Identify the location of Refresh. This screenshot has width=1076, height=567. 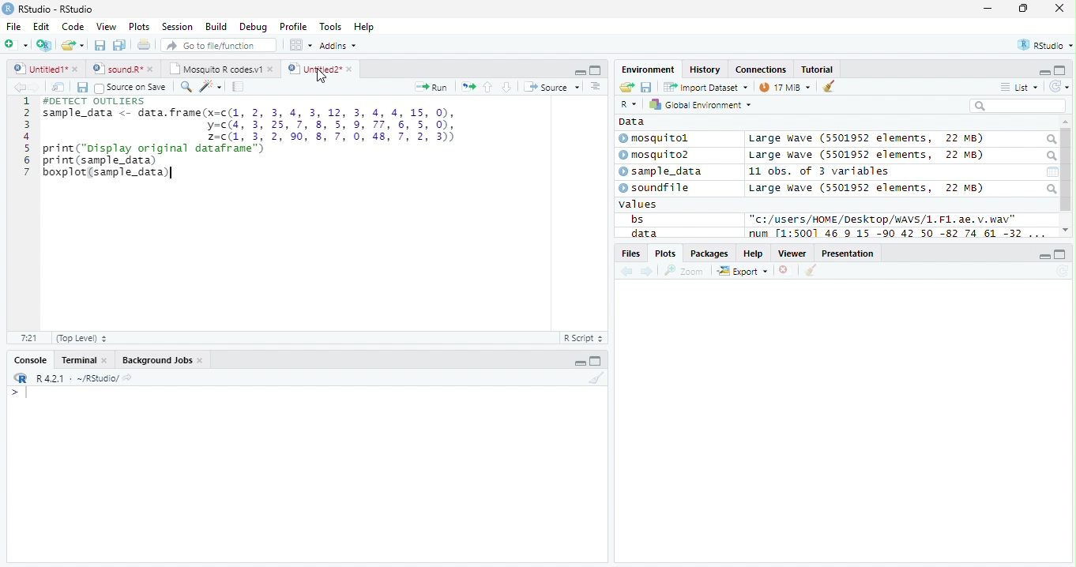
(1059, 87).